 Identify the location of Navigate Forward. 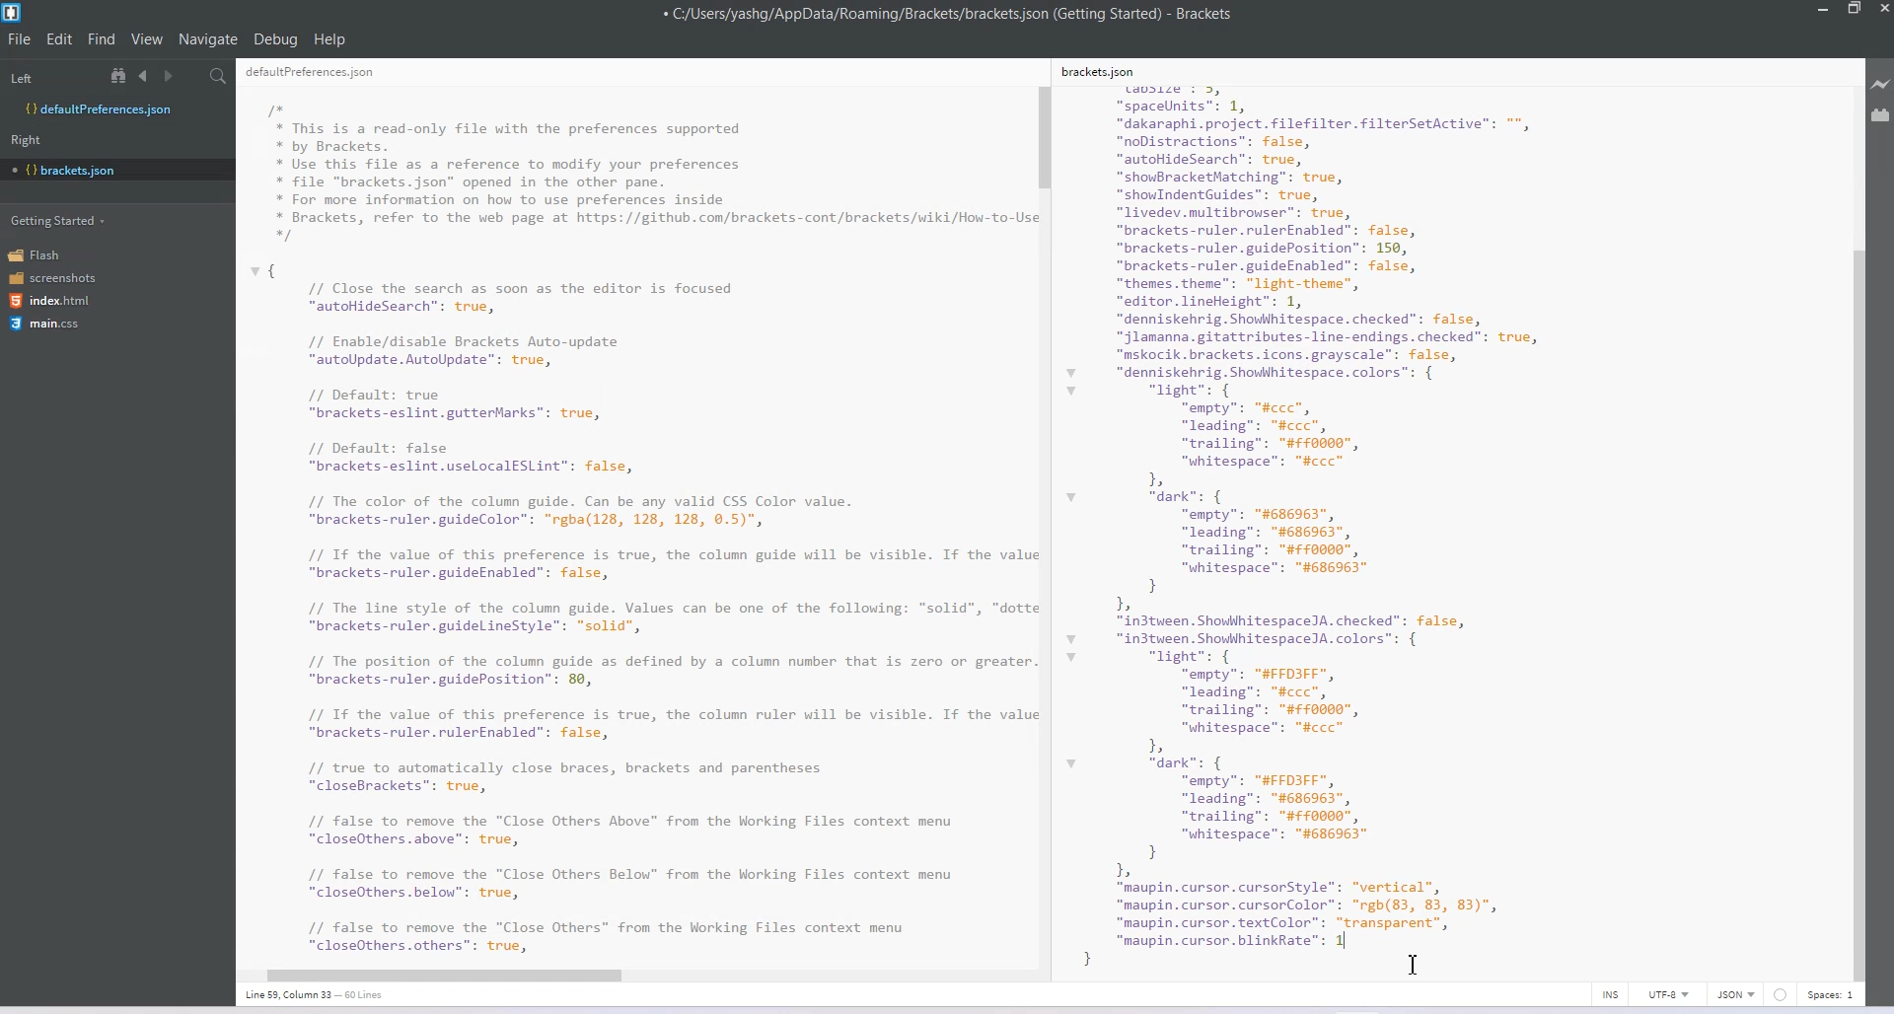
(171, 77).